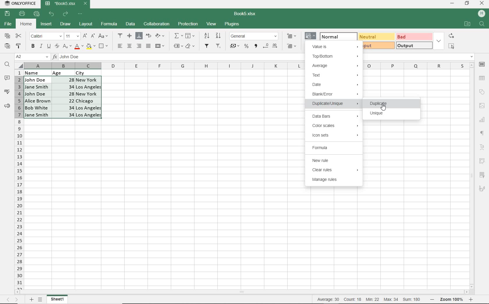 This screenshot has width=489, height=304. What do you see at coordinates (7, 65) in the screenshot?
I see `FIND` at bounding box center [7, 65].